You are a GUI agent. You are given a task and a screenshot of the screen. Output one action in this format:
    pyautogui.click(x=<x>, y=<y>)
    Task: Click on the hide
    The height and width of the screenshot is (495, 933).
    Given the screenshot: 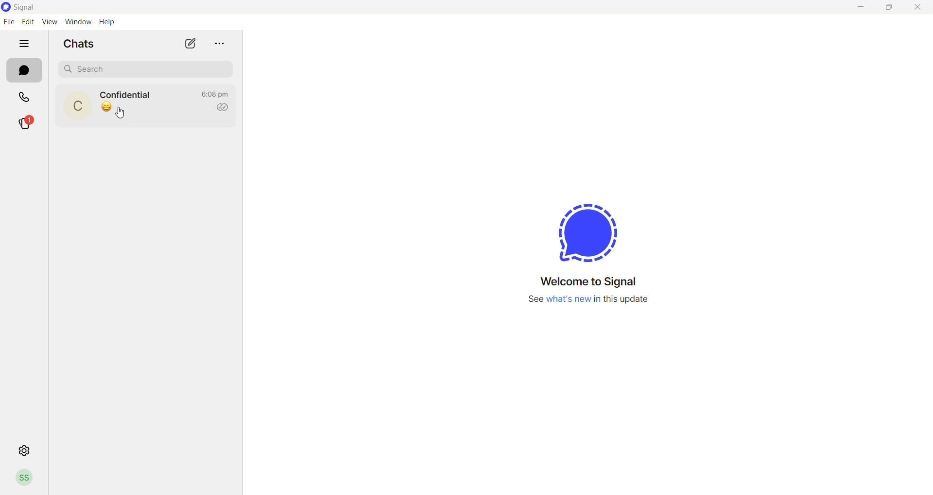 What is the action you would take?
    pyautogui.click(x=25, y=44)
    